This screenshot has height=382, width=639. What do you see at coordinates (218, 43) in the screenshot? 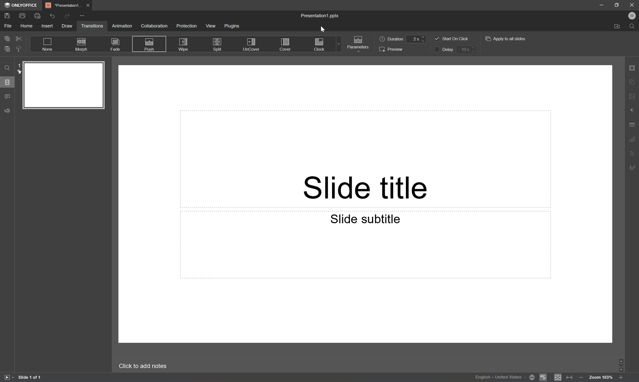
I see `Split` at bounding box center [218, 43].